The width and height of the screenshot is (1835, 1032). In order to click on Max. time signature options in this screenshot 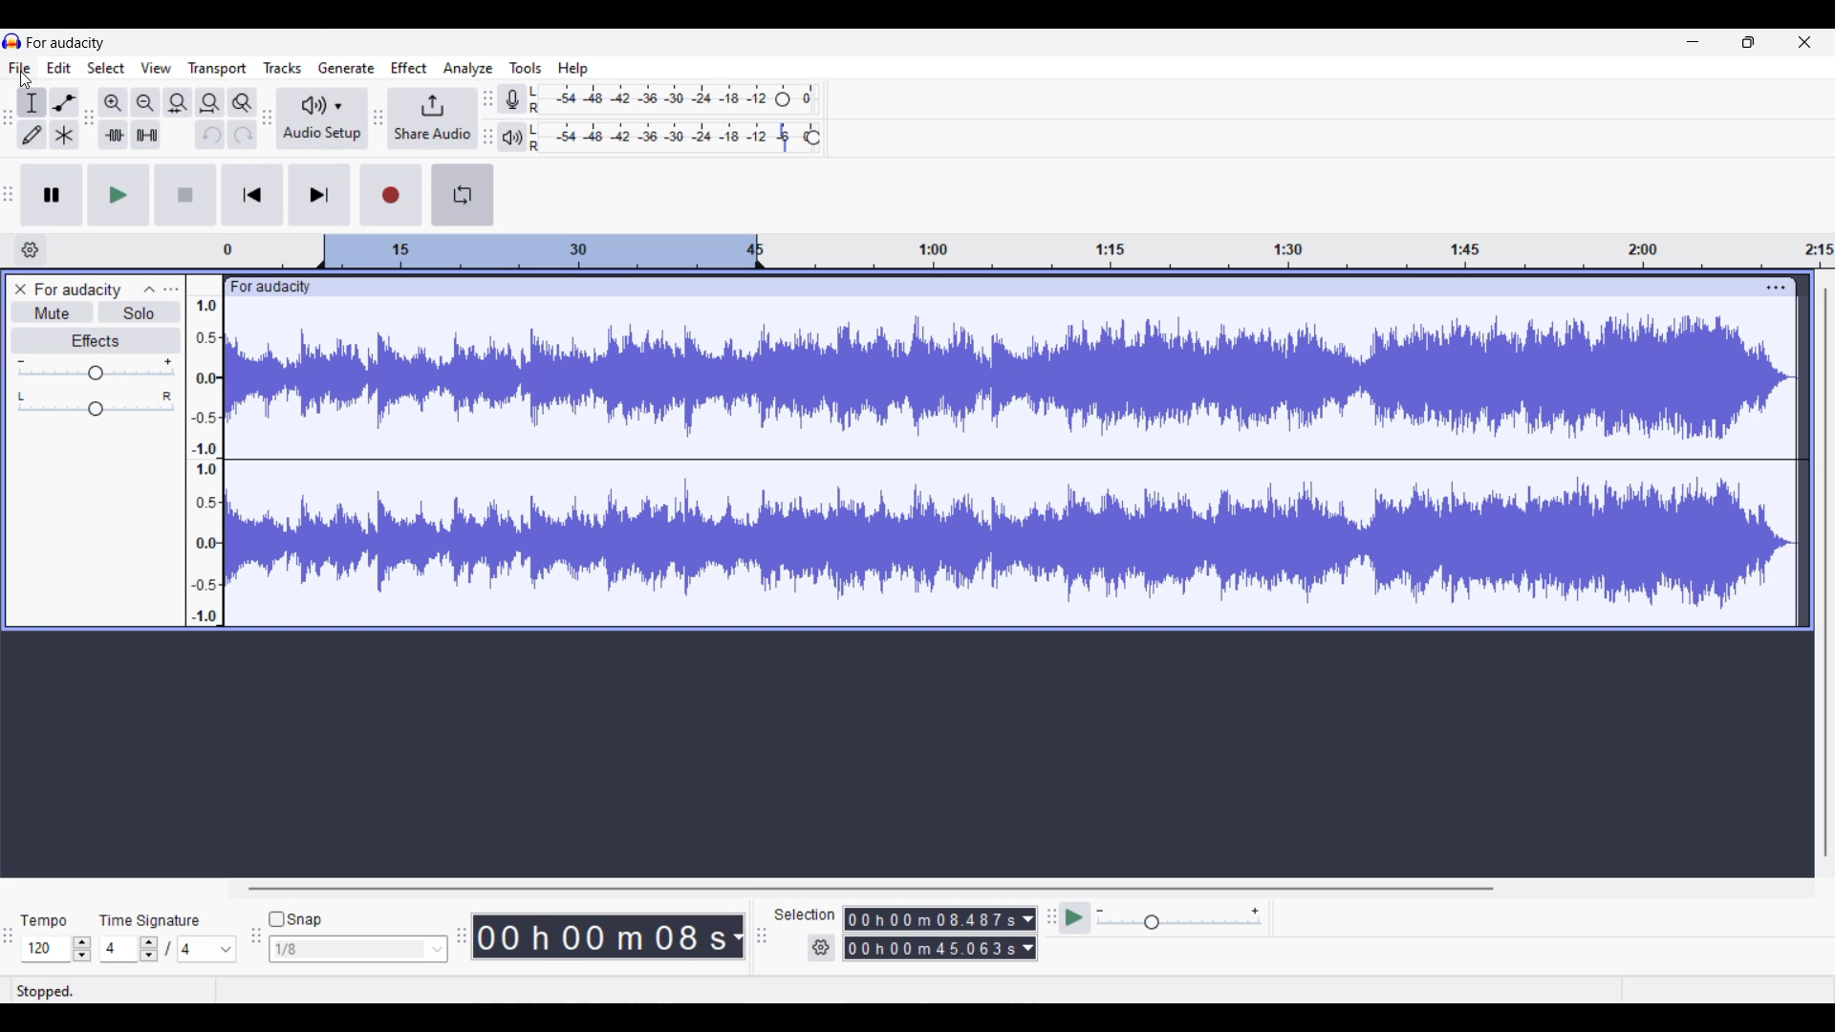, I will do `click(208, 949)`.